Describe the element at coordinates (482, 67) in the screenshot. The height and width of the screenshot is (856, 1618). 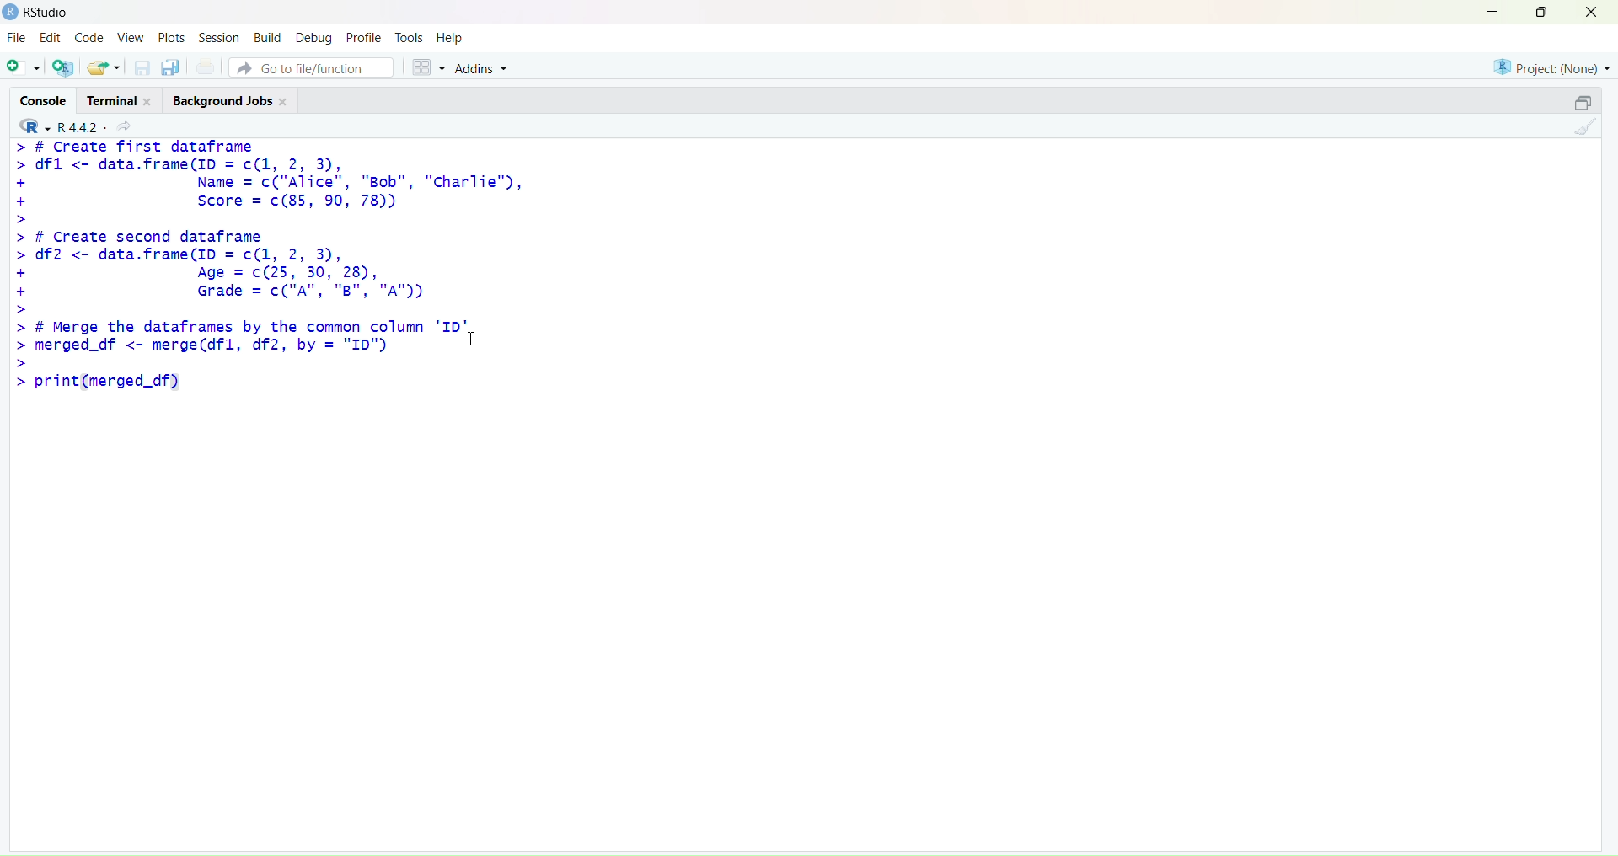
I see `Addins` at that location.